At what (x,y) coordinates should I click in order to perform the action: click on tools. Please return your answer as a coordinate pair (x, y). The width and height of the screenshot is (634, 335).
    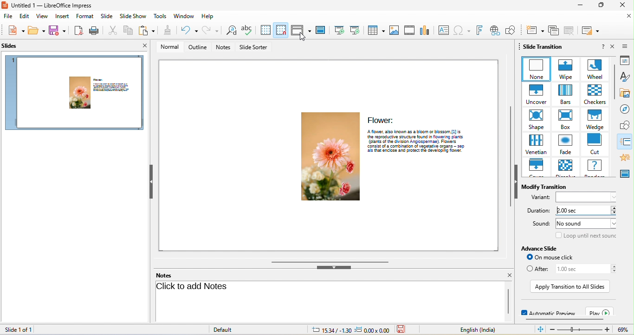
    Looking at the image, I should click on (160, 16).